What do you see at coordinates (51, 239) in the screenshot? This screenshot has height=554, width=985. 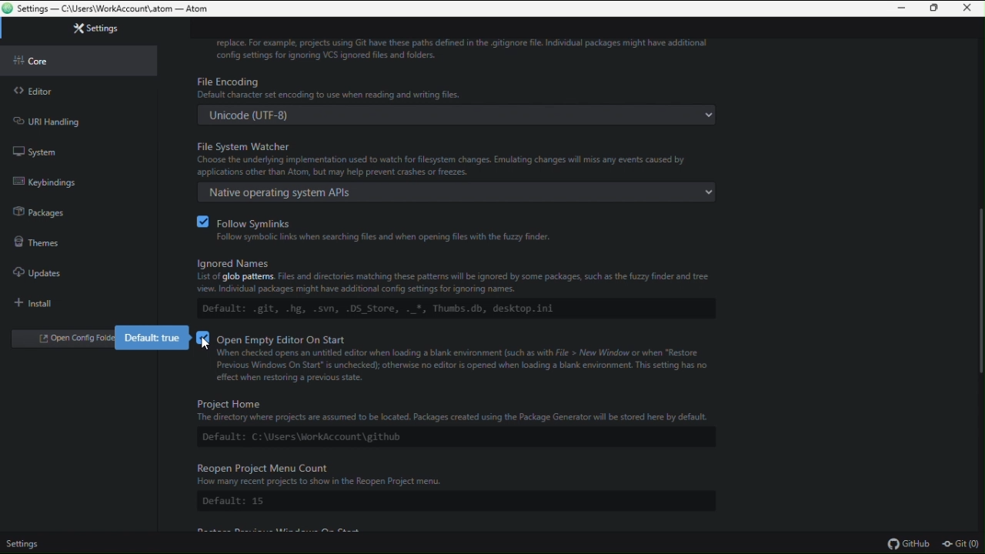 I see `themes` at bounding box center [51, 239].